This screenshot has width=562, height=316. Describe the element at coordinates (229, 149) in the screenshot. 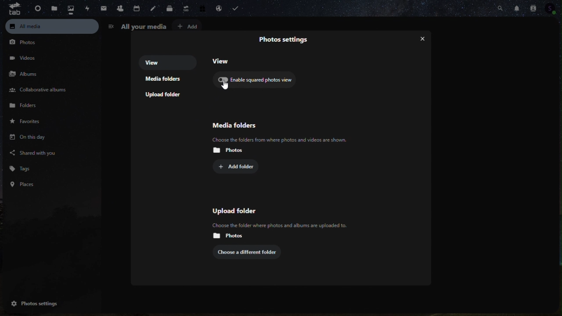

I see `Photos` at that location.